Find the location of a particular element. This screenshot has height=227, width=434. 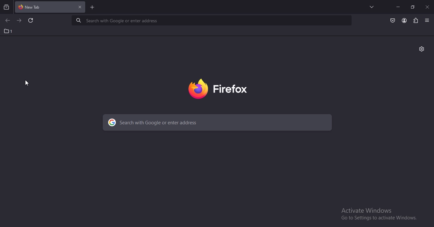

close is located at coordinates (80, 7).